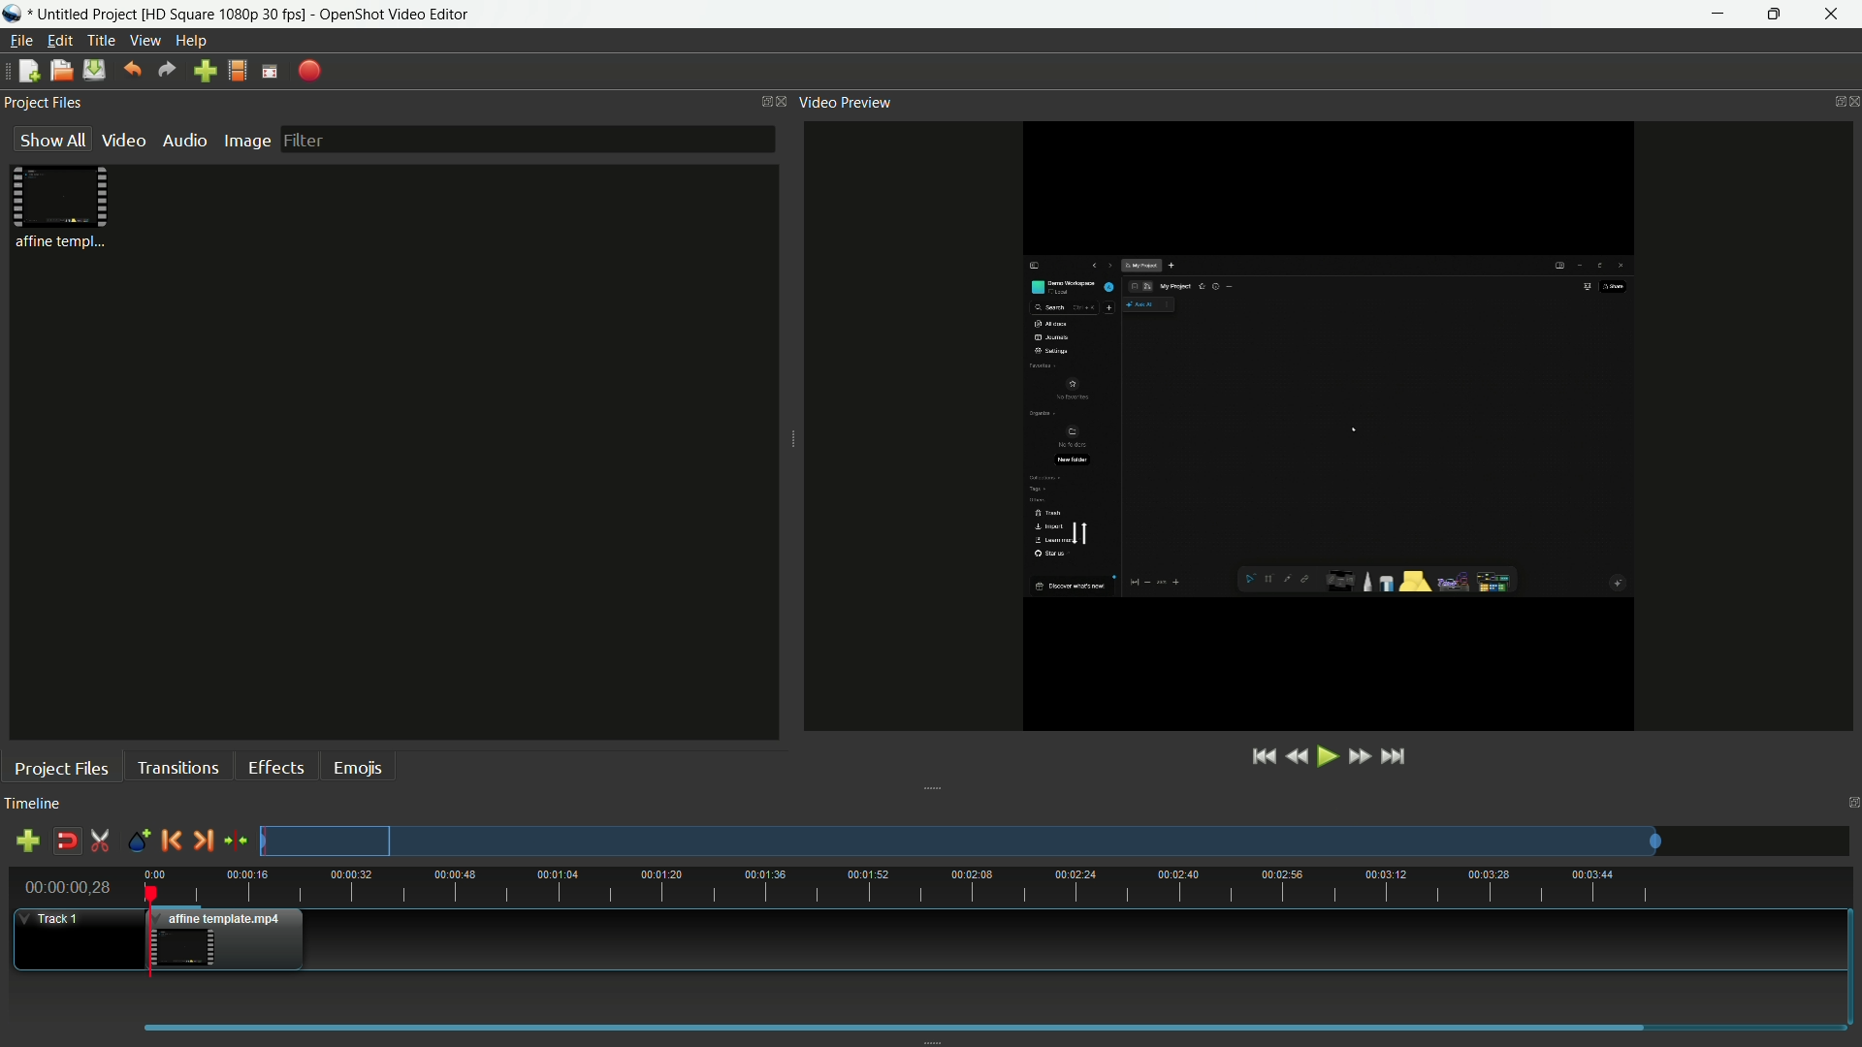  I want to click on rewind, so click(1297, 757).